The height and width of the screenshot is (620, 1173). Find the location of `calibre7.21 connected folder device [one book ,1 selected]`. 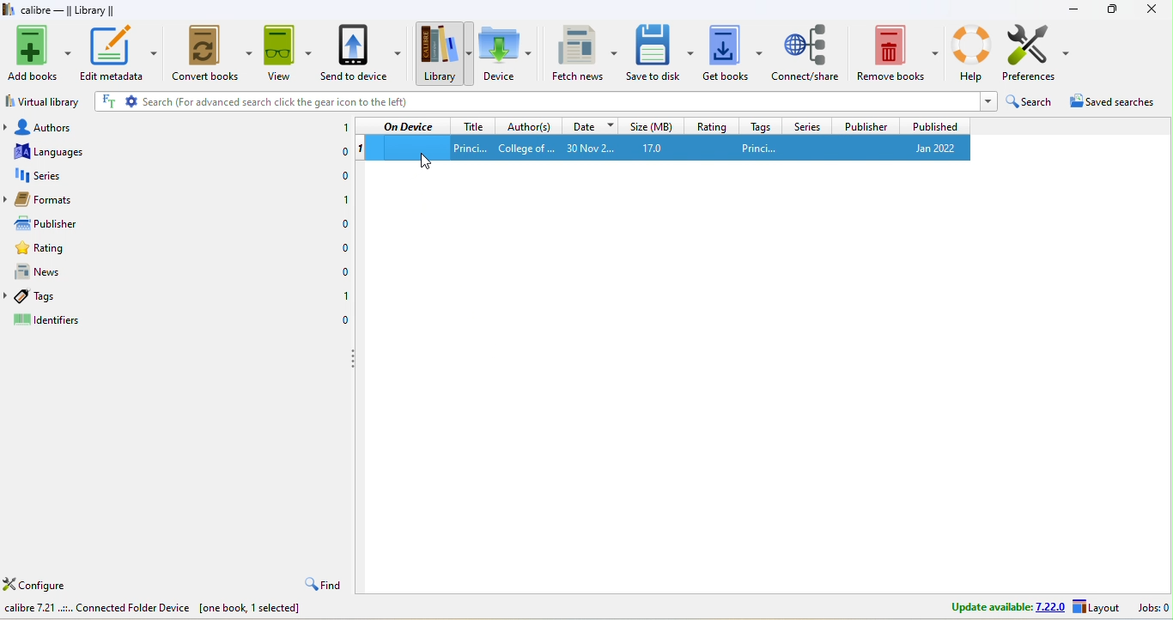

calibre7.21 connected folder device [one book ,1 selected] is located at coordinates (156, 611).